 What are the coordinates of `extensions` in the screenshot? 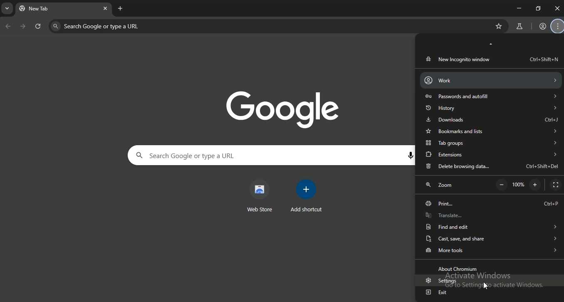 It's located at (492, 154).